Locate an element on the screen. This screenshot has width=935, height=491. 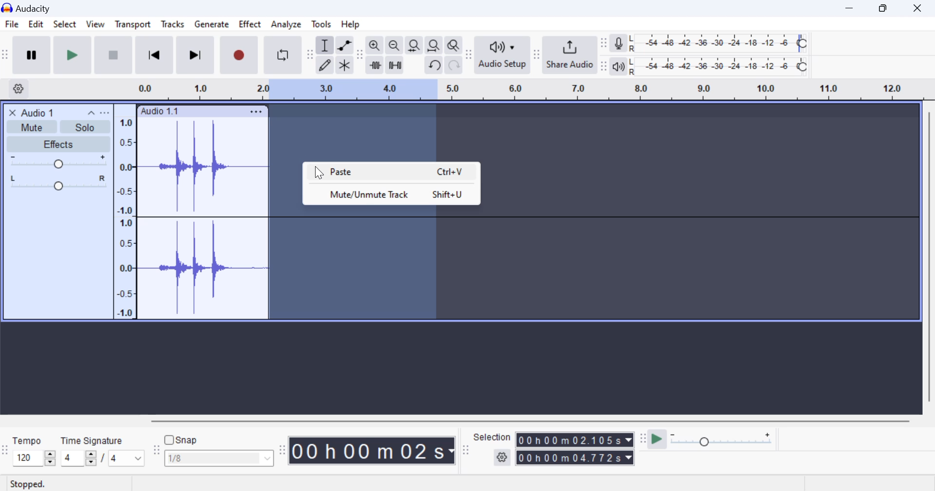
Pan Center is located at coordinates (61, 182).